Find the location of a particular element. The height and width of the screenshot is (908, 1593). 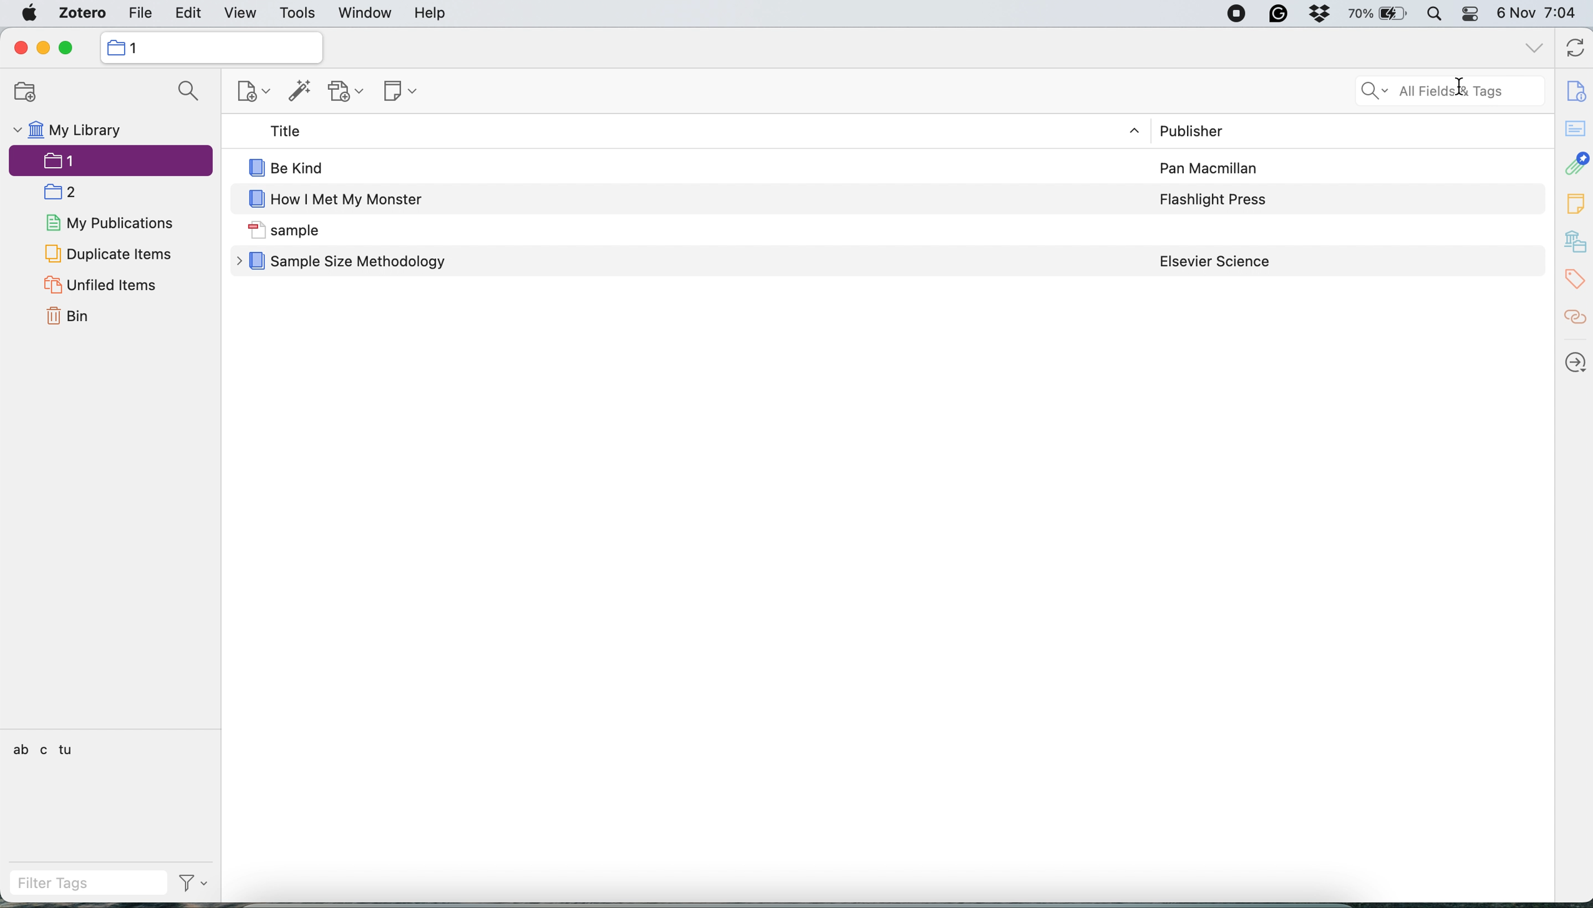

add attachment is located at coordinates (348, 92).